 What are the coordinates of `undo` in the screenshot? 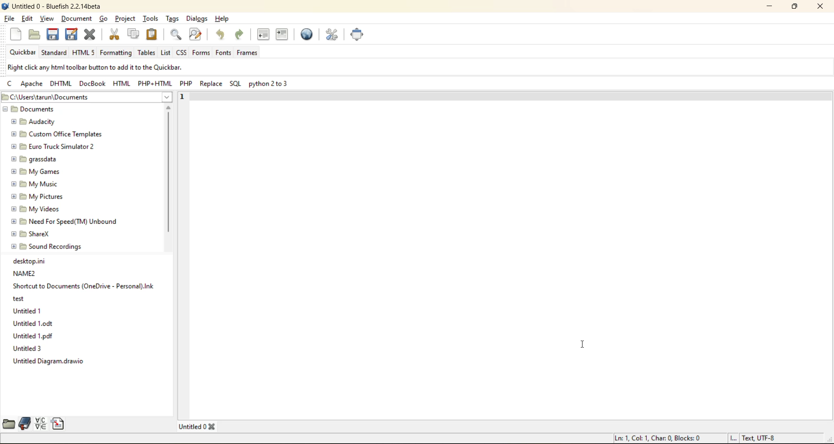 It's located at (223, 35).